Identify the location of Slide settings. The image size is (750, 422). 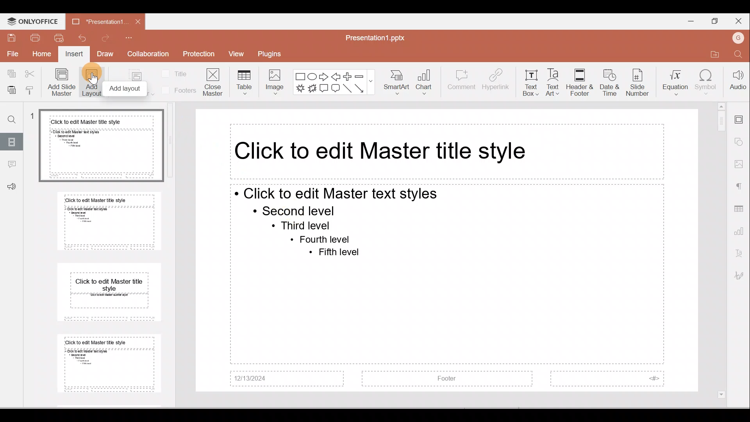
(740, 117).